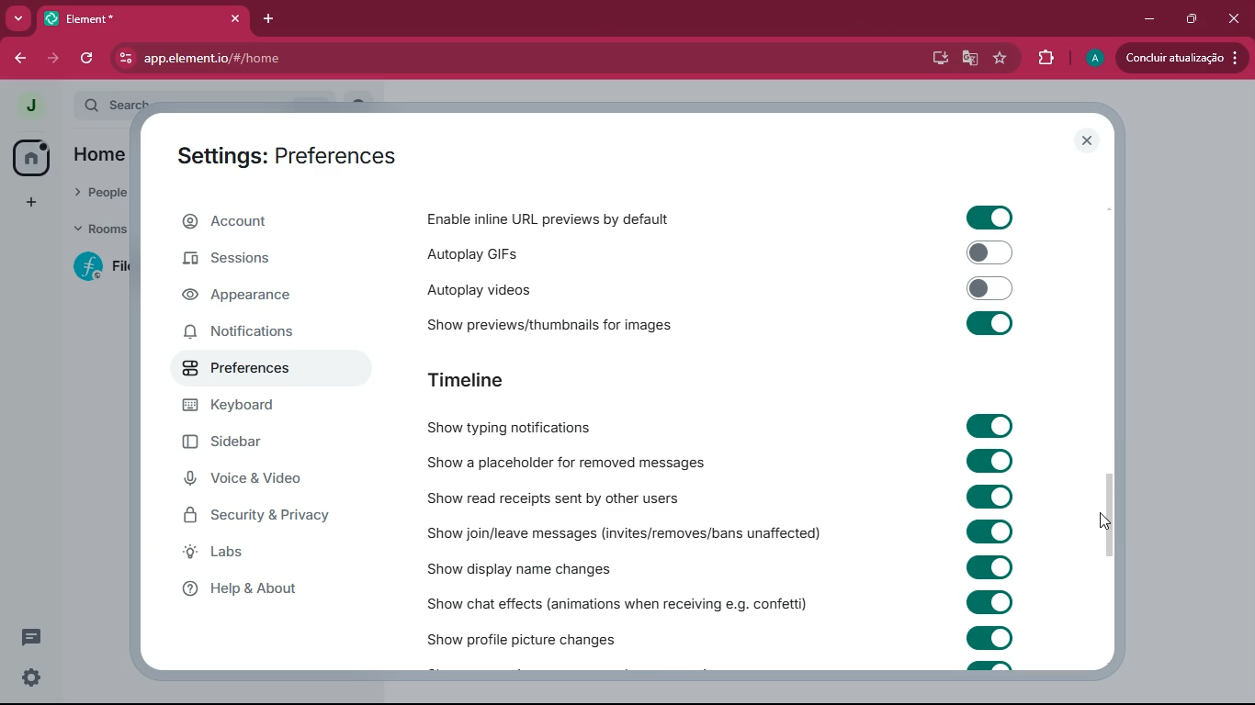  Describe the element at coordinates (539, 568) in the screenshot. I see `show display name changes` at that location.